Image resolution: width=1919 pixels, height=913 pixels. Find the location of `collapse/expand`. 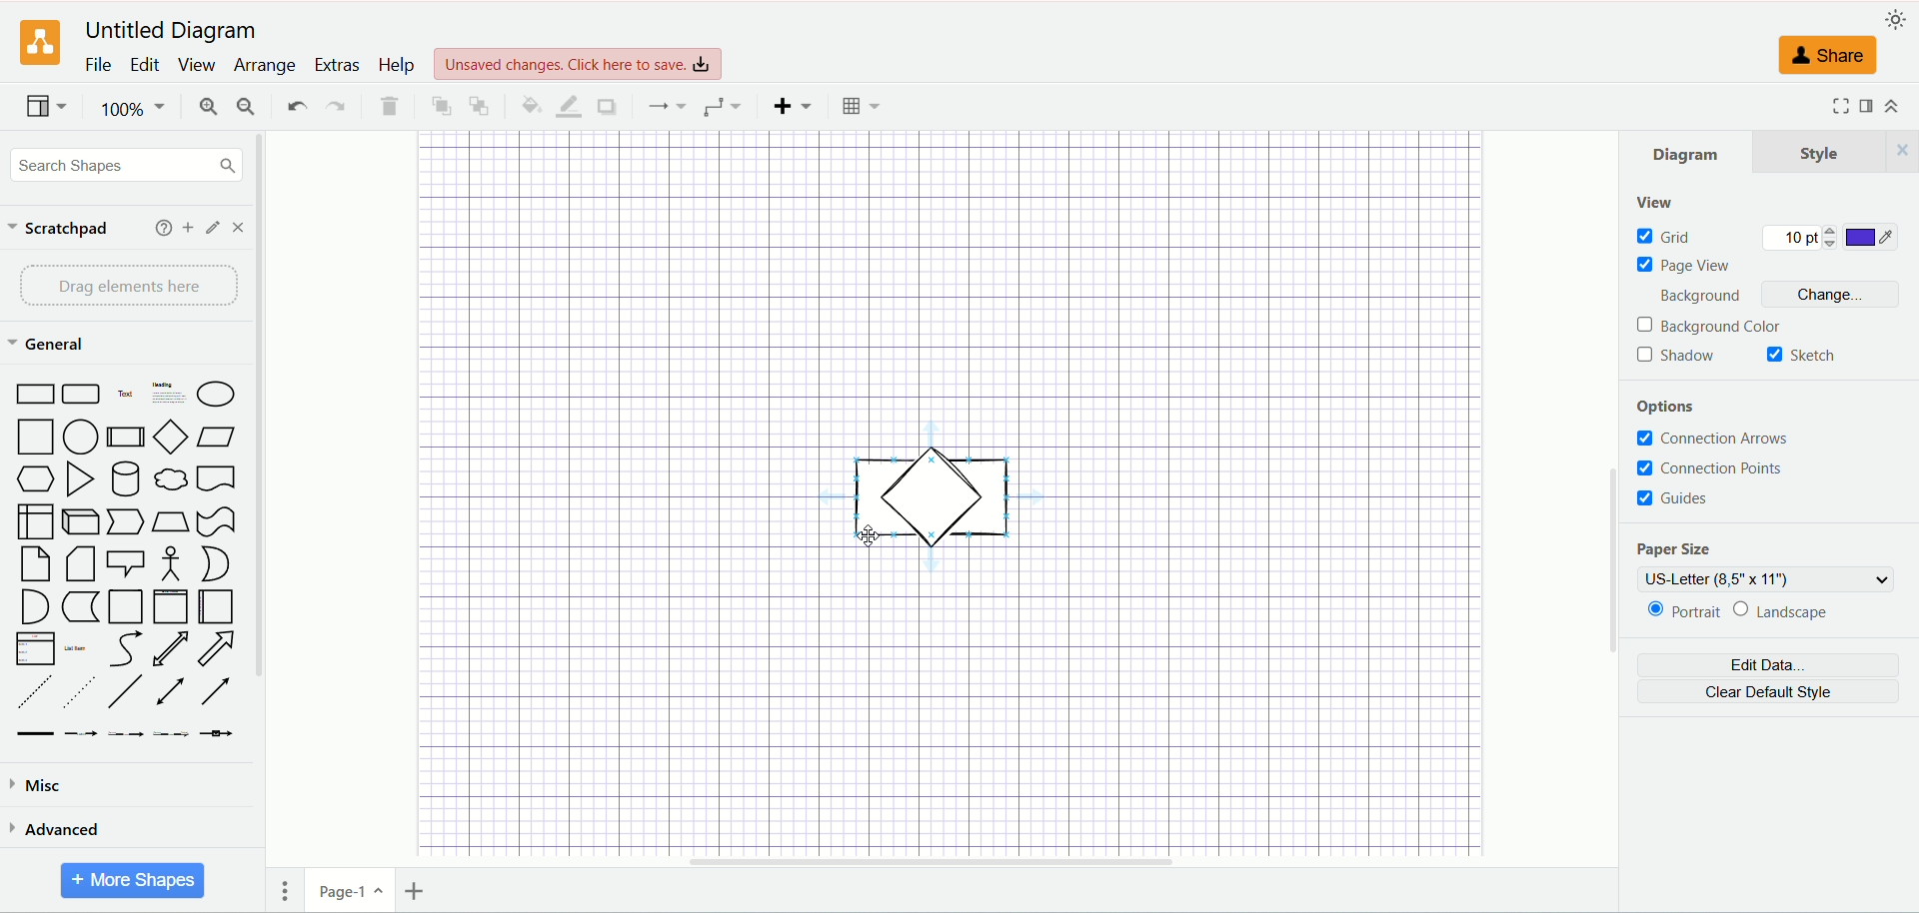

collapse/expand is located at coordinates (1891, 105).